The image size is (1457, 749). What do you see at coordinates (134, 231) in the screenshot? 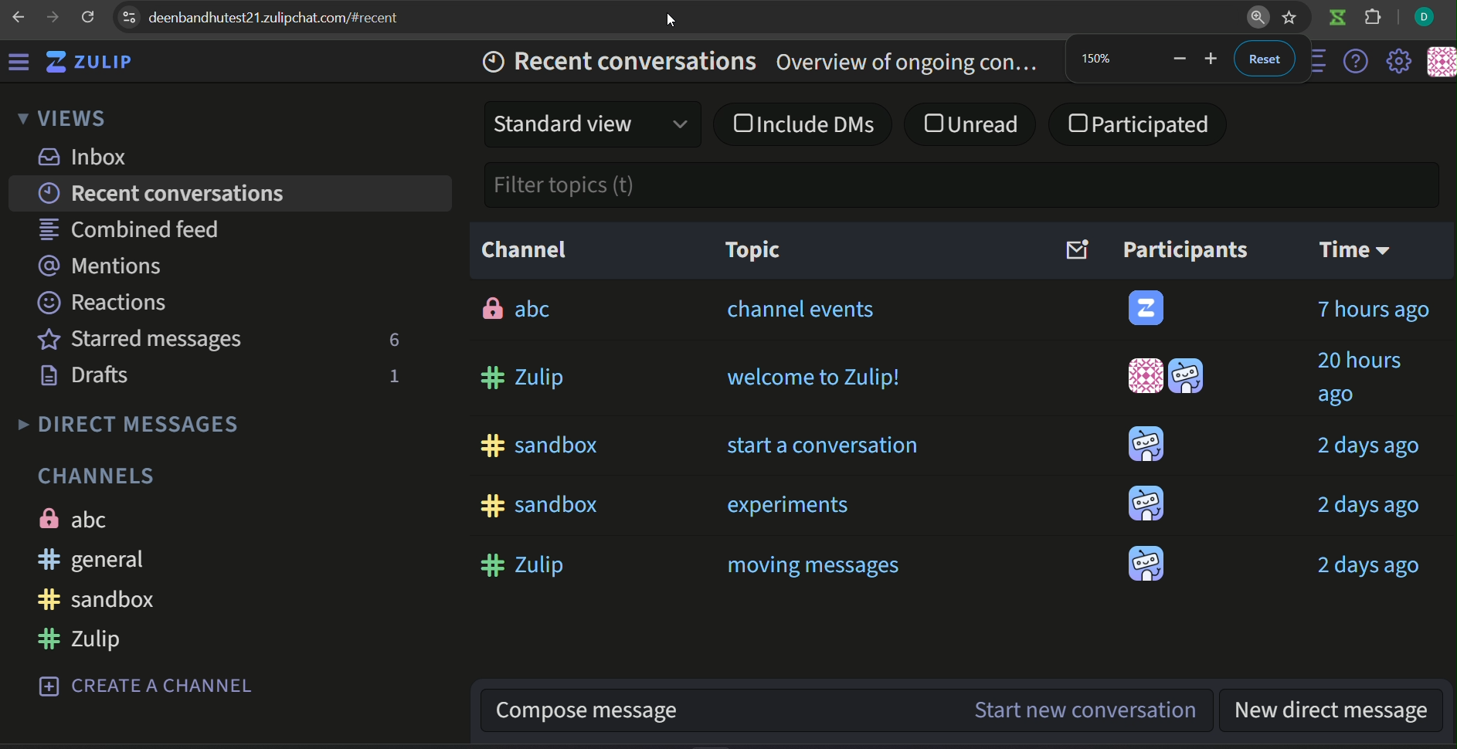
I see `combined feed` at bounding box center [134, 231].